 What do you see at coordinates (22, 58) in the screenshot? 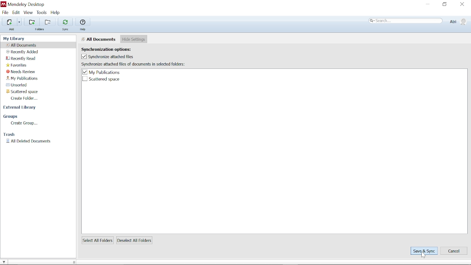
I see `Recently read` at bounding box center [22, 58].